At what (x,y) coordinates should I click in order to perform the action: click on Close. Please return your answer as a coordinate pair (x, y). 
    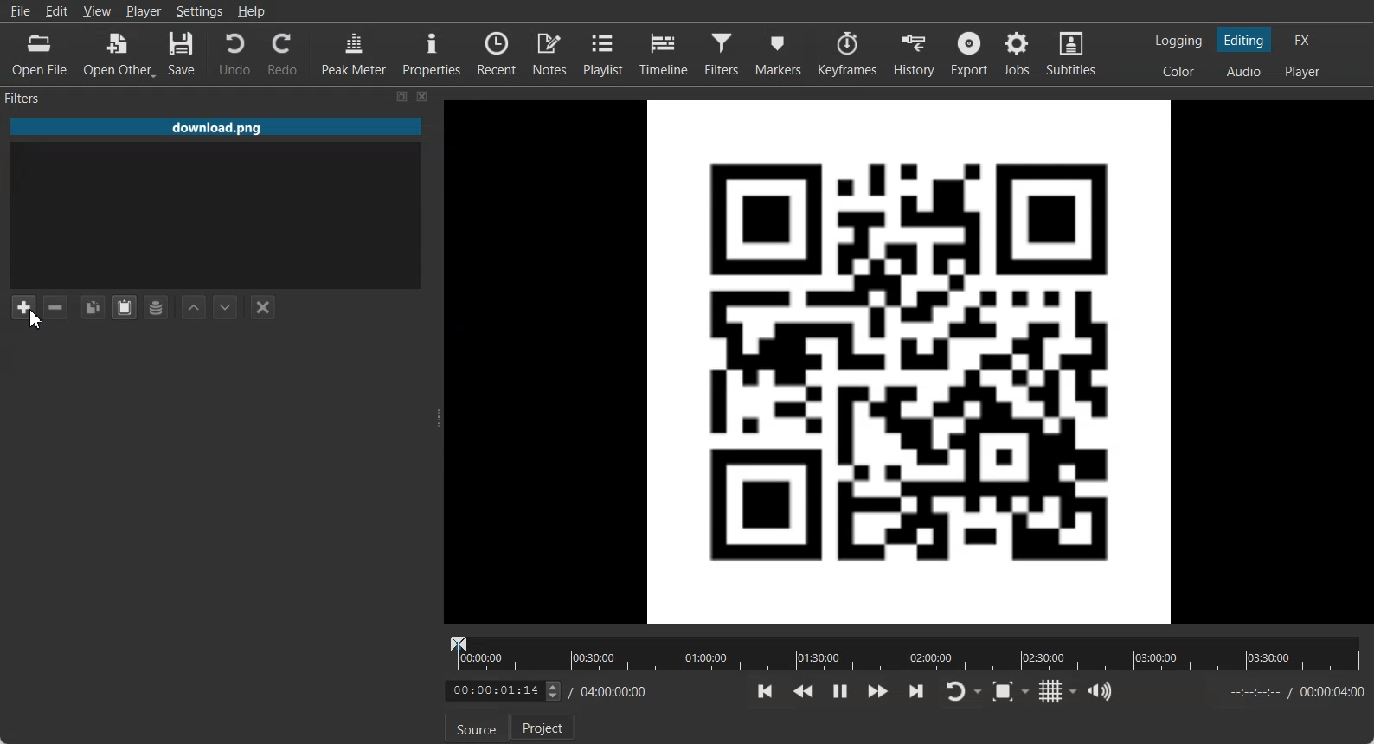
    Looking at the image, I should click on (423, 96).